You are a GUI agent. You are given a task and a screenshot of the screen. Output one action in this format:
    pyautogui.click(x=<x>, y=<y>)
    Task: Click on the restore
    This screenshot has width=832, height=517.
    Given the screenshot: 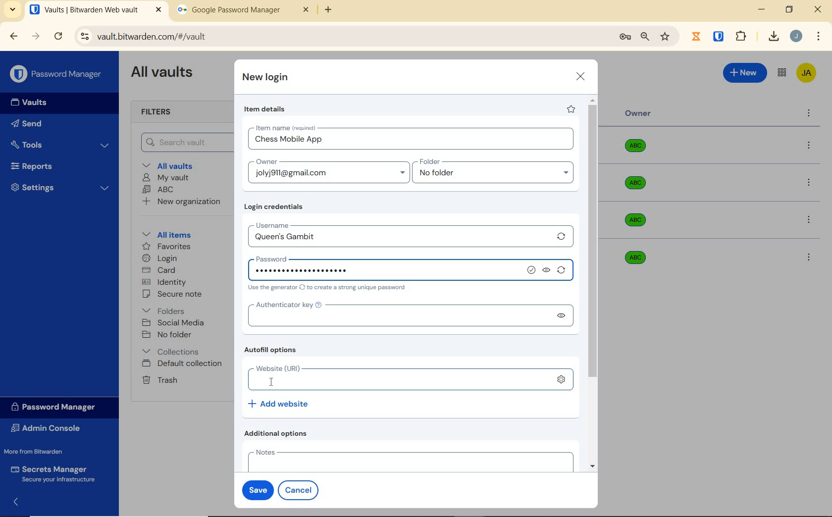 What is the action you would take?
    pyautogui.click(x=788, y=9)
    